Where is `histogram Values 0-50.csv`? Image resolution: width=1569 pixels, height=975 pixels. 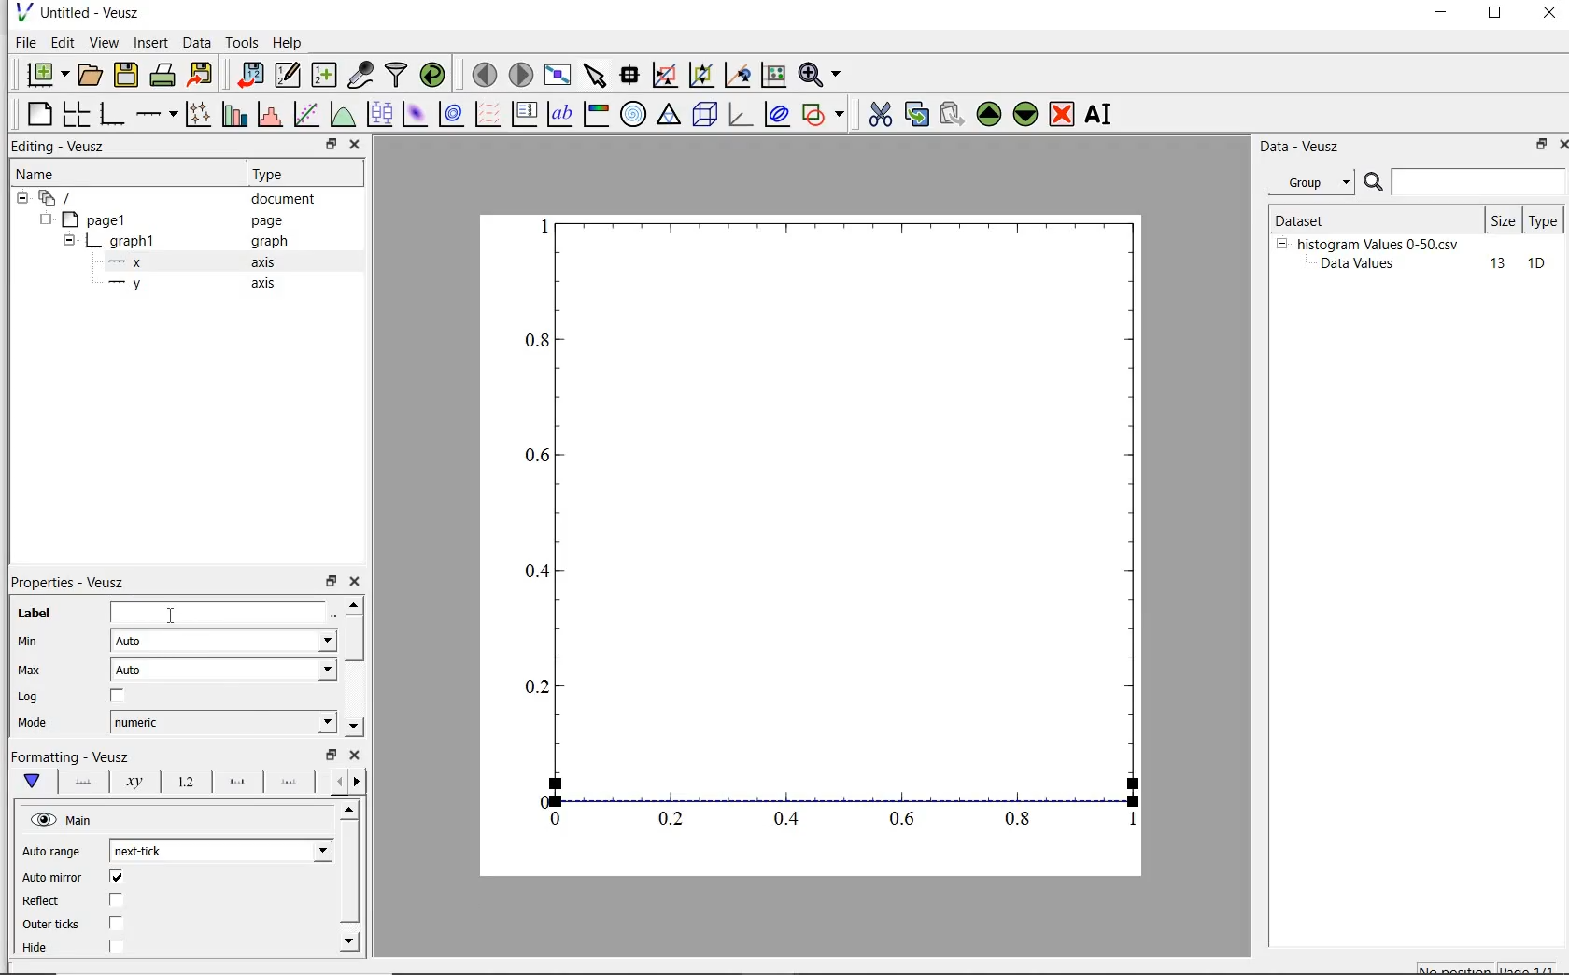
histogram Values 0-50.csv is located at coordinates (1378, 243).